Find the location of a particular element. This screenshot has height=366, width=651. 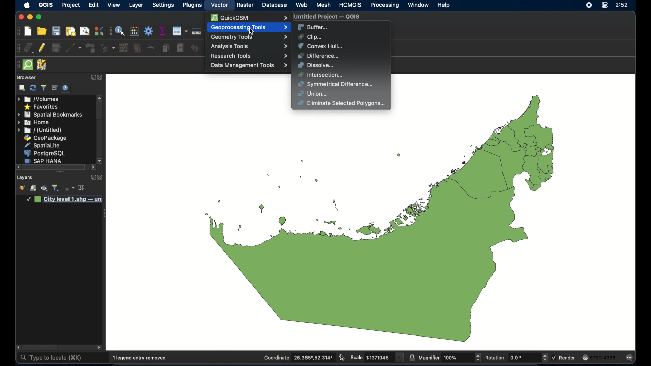

refresh is located at coordinates (33, 88).